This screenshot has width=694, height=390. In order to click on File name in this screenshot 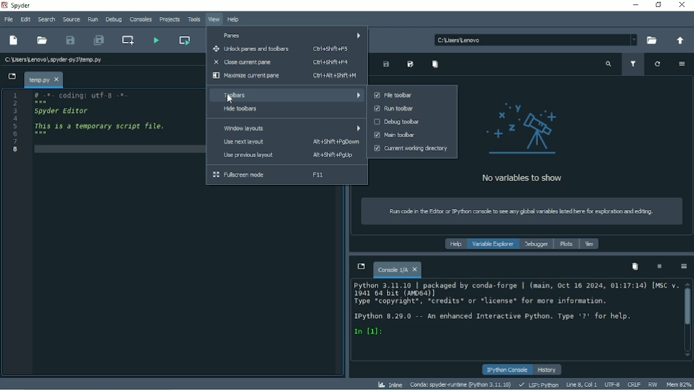, I will do `click(43, 79)`.